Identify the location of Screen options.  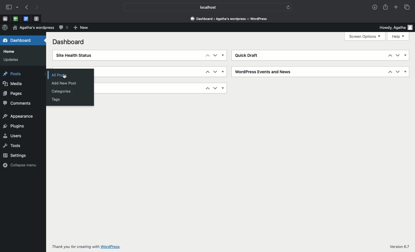
(365, 36).